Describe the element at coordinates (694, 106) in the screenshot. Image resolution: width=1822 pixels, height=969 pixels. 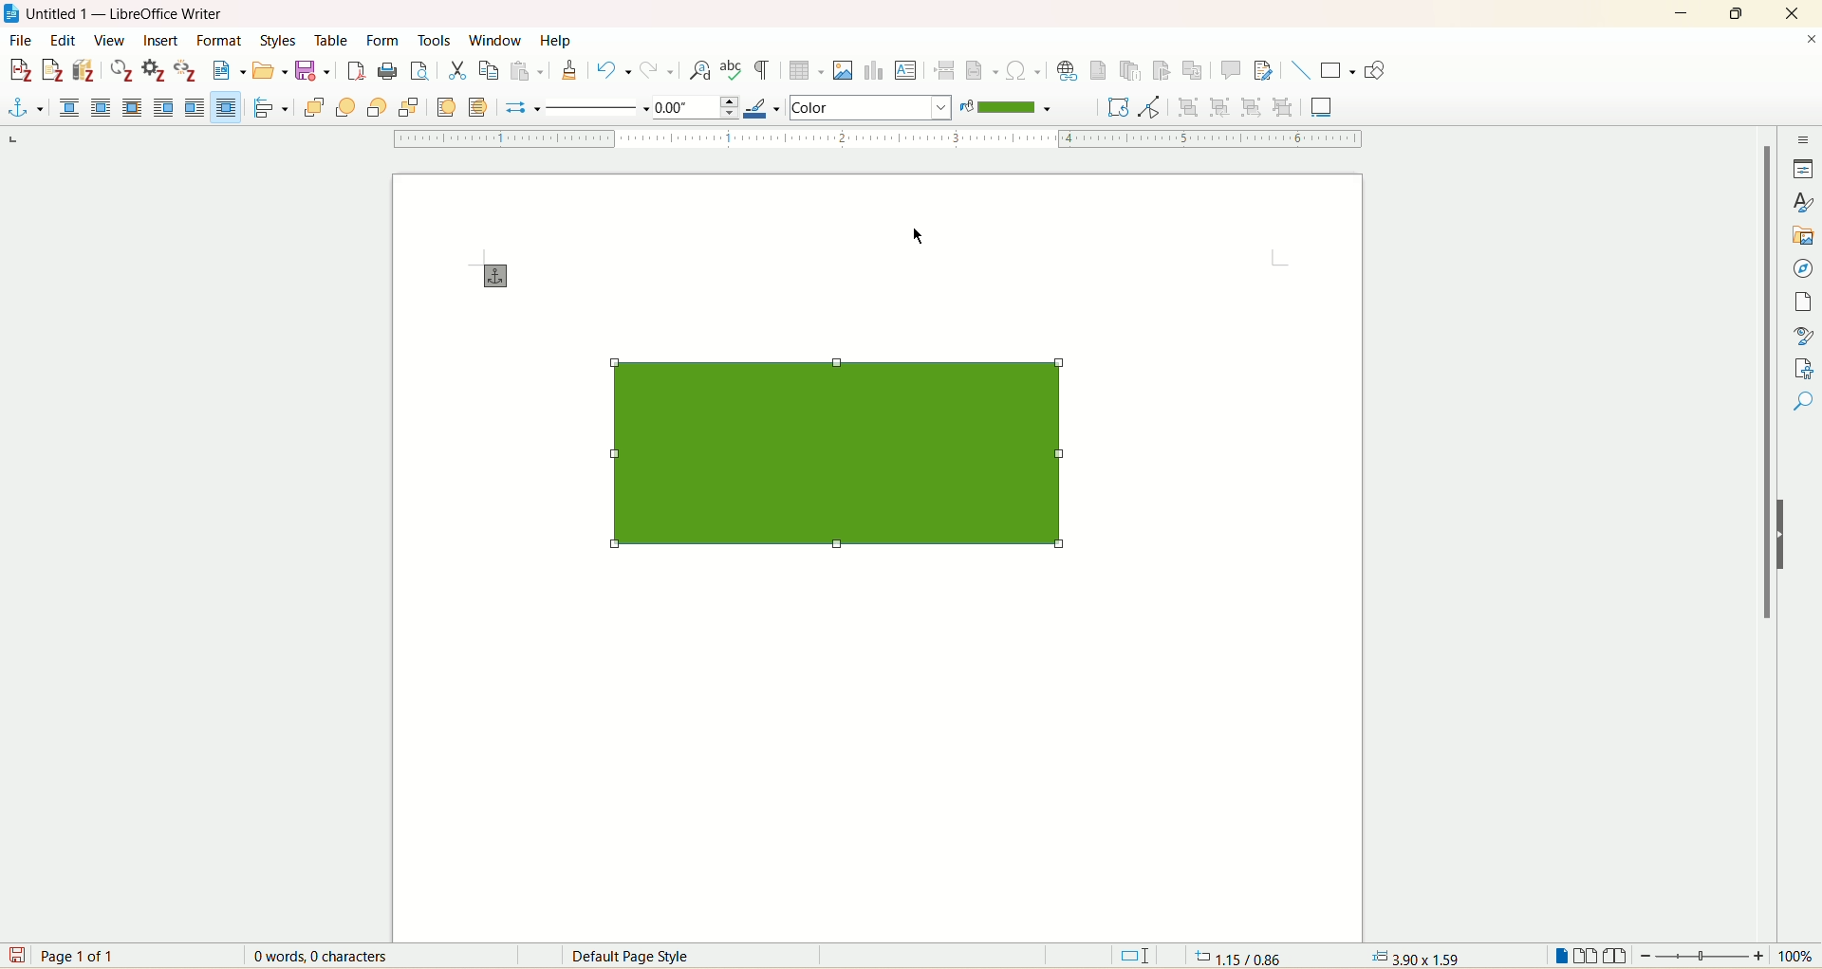
I see `line thickness` at that location.